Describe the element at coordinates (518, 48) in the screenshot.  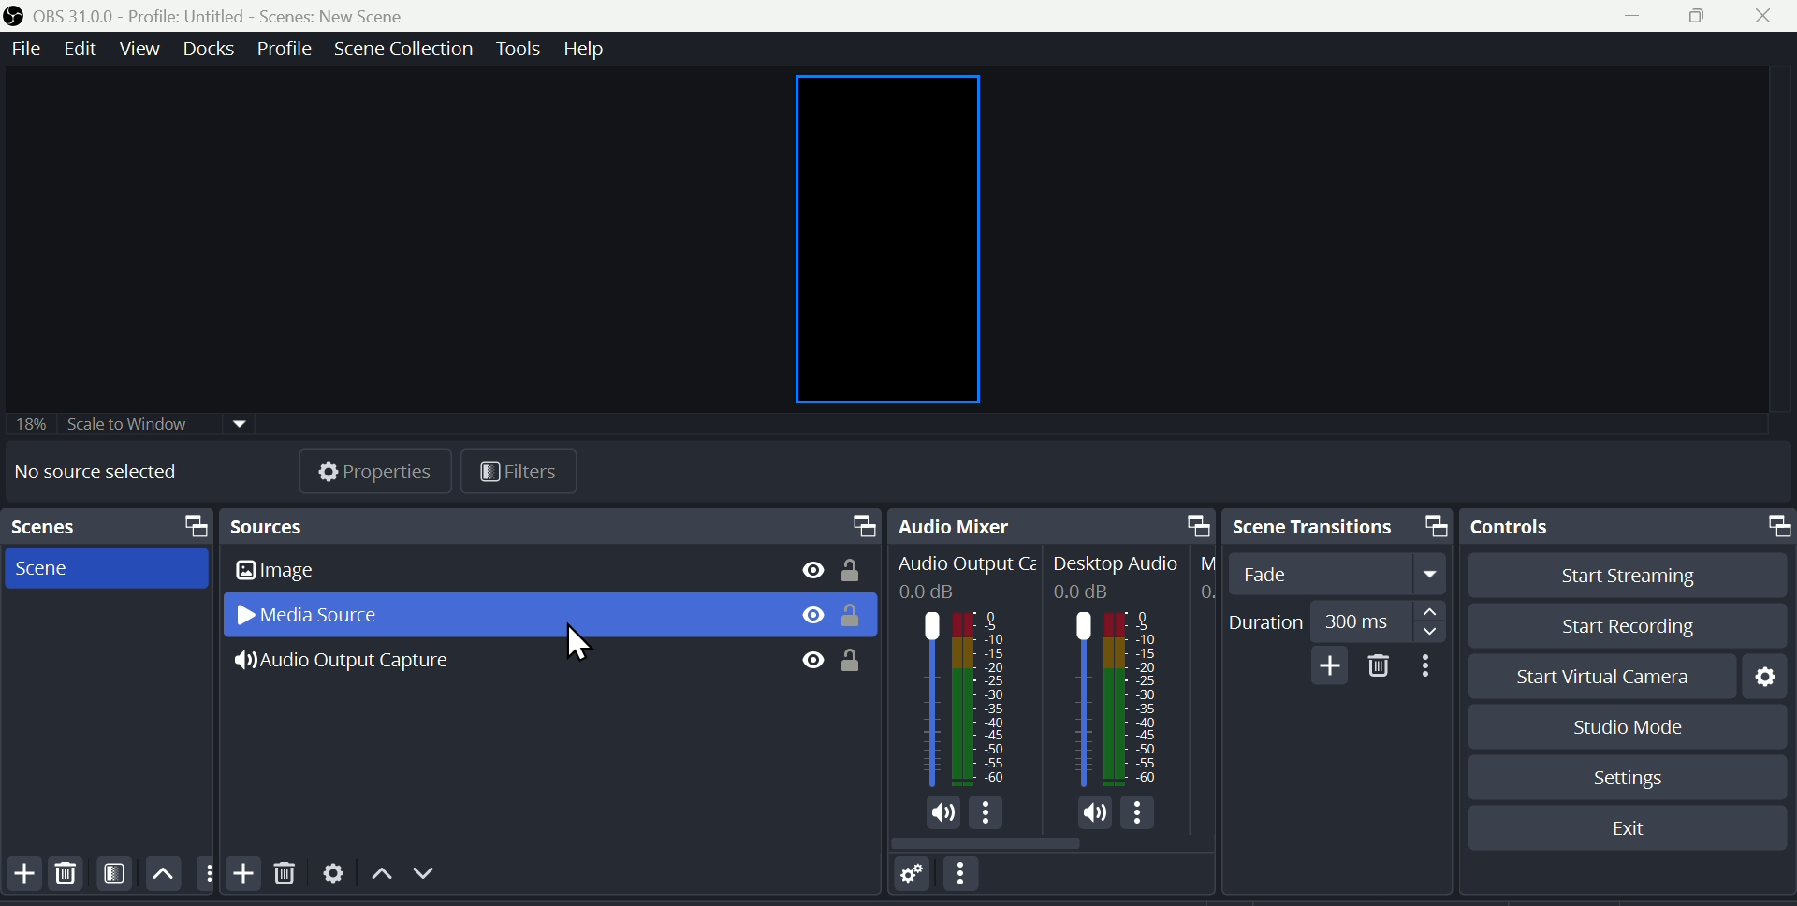
I see `Tools` at that location.